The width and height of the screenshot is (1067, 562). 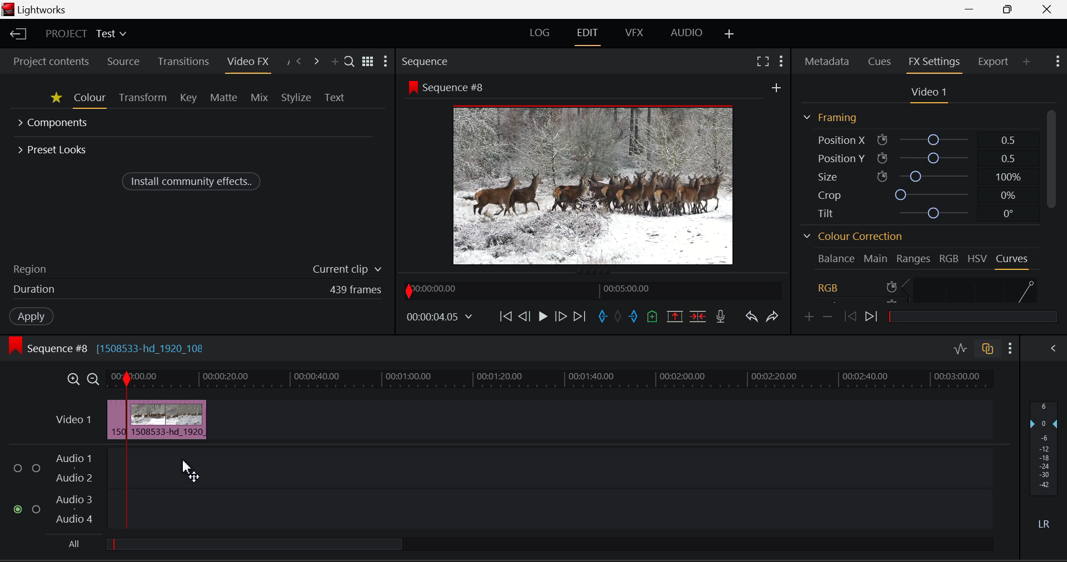 I want to click on show Settings, so click(x=1010, y=349).